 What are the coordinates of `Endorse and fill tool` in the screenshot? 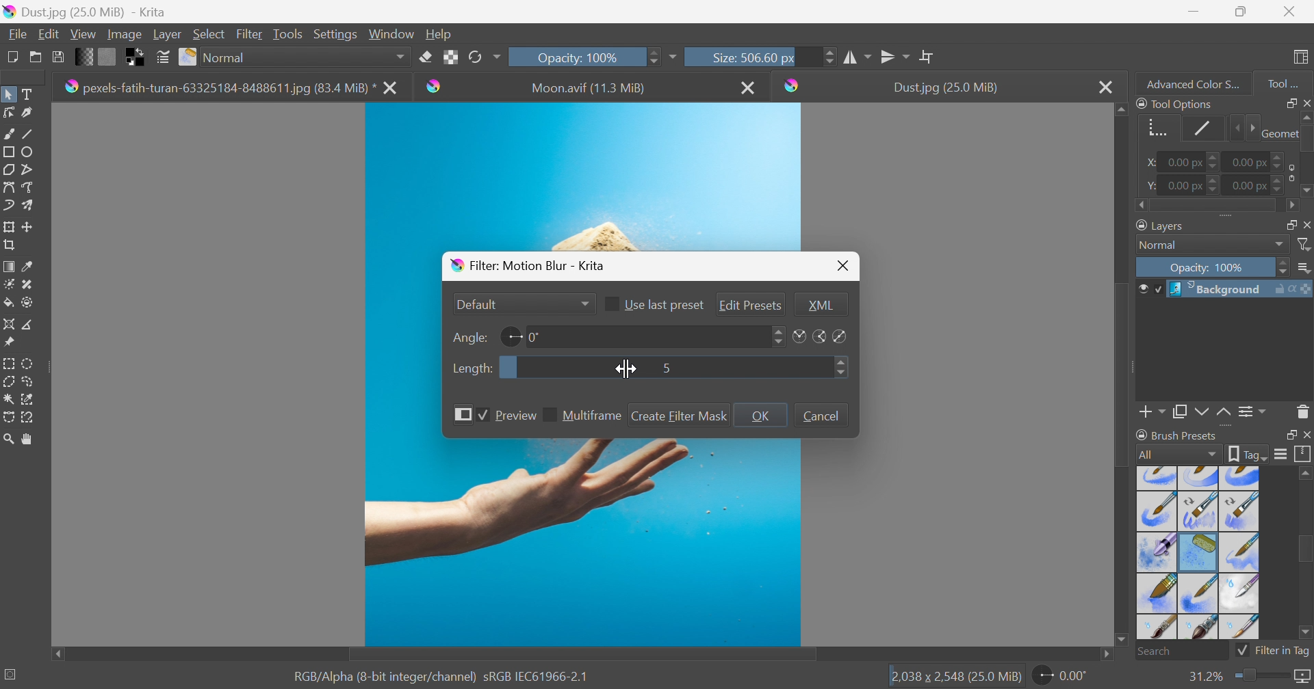 It's located at (27, 303).